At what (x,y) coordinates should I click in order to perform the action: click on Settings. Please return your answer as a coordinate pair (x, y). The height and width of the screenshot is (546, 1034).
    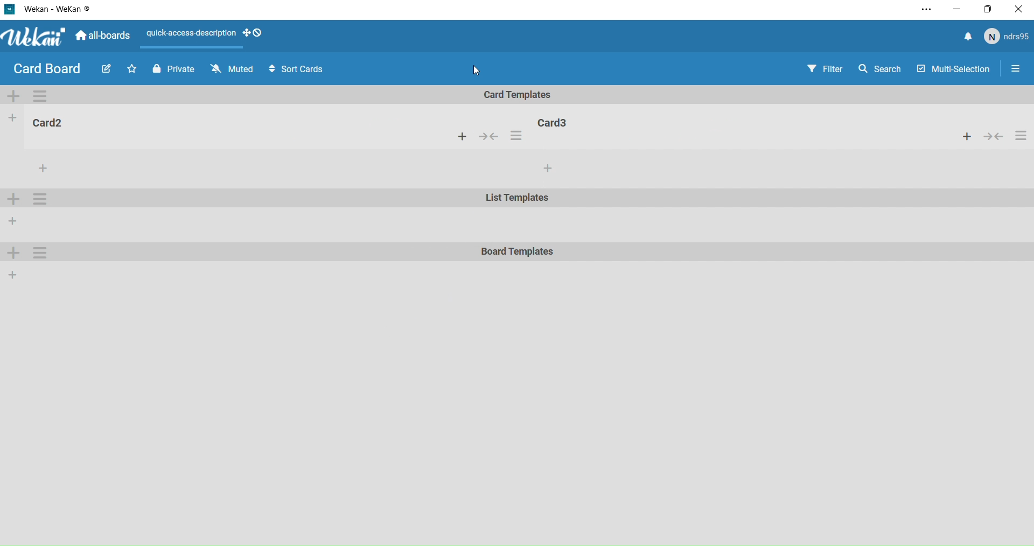
    Looking at the image, I should click on (40, 95).